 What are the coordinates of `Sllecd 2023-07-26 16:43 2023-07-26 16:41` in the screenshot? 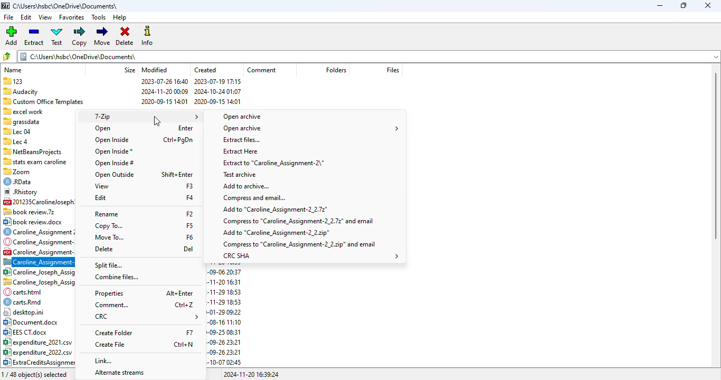 It's located at (37, 141).